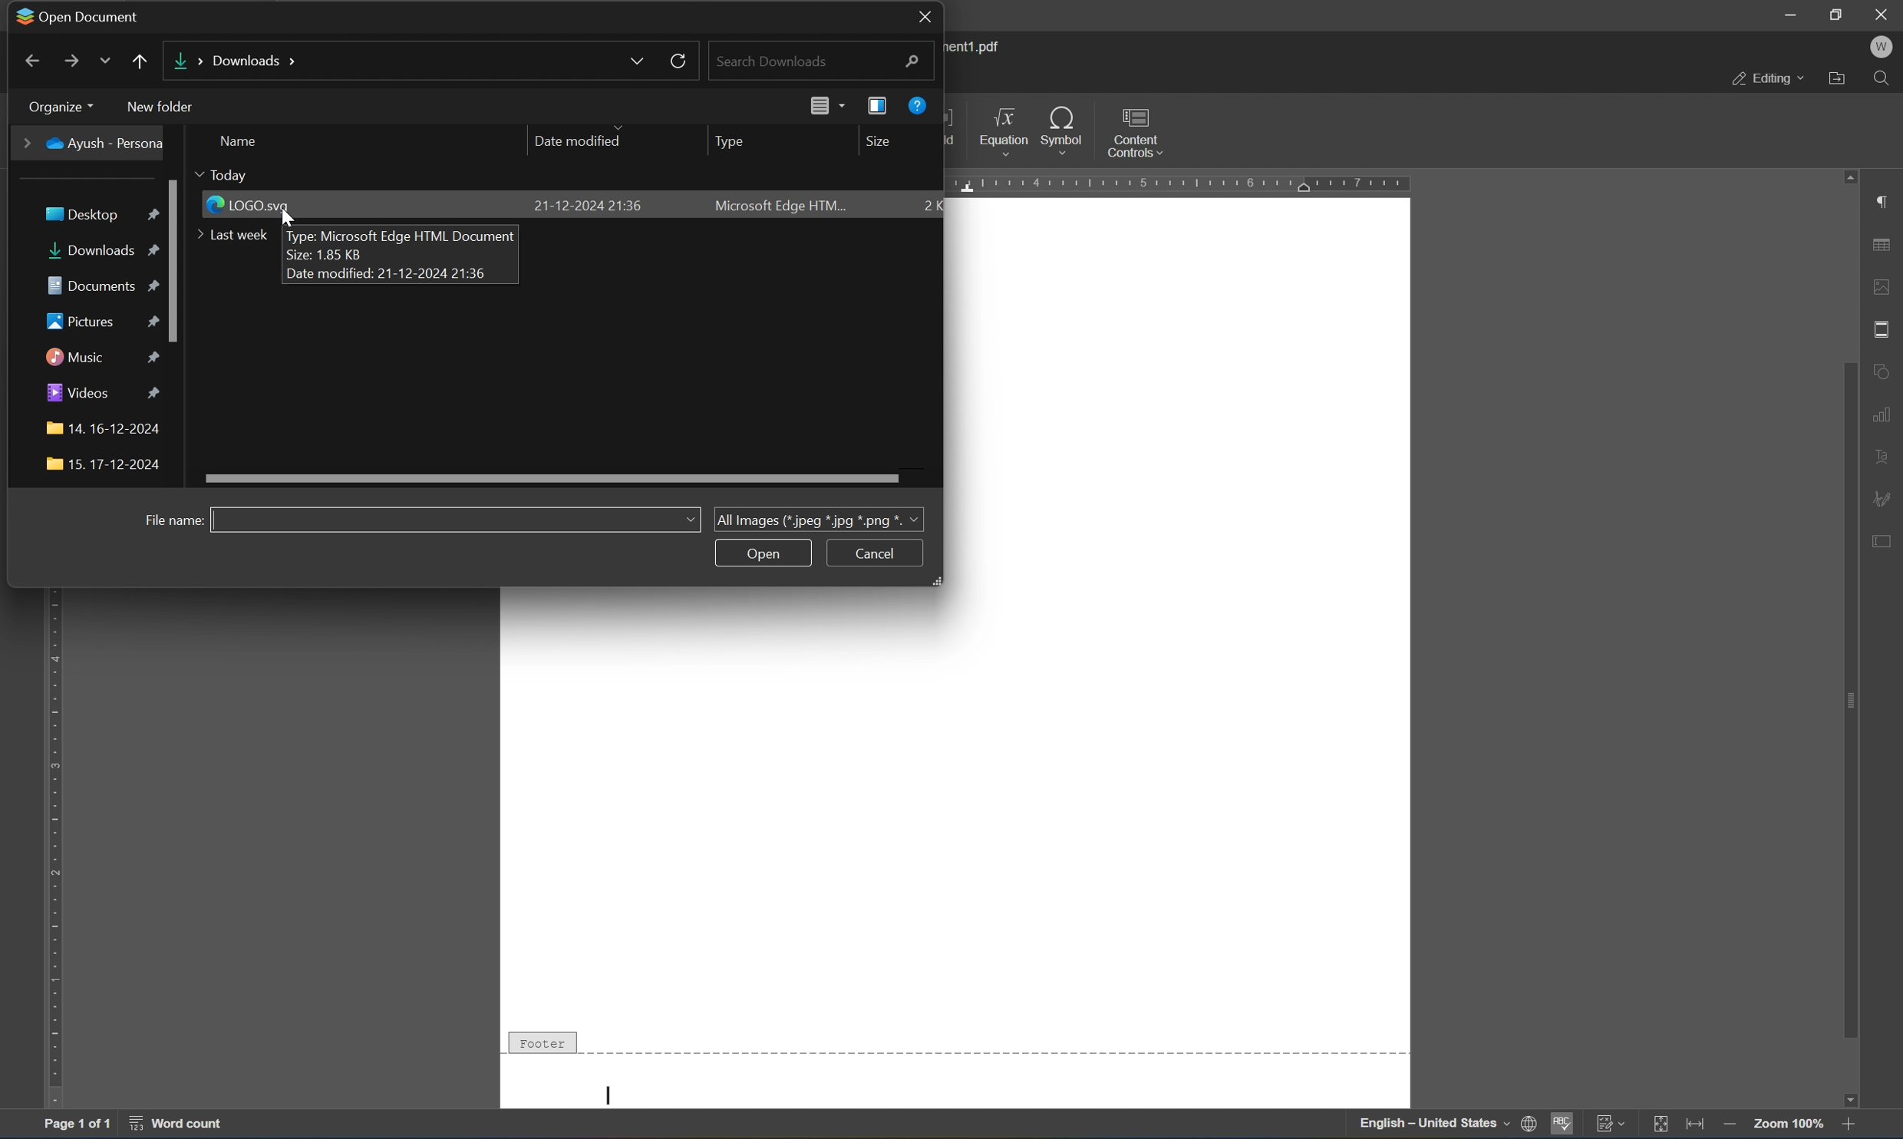  What do you see at coordinates (105, 394) in the screenshot?
I see `videos` at bounding box center [105, 394].